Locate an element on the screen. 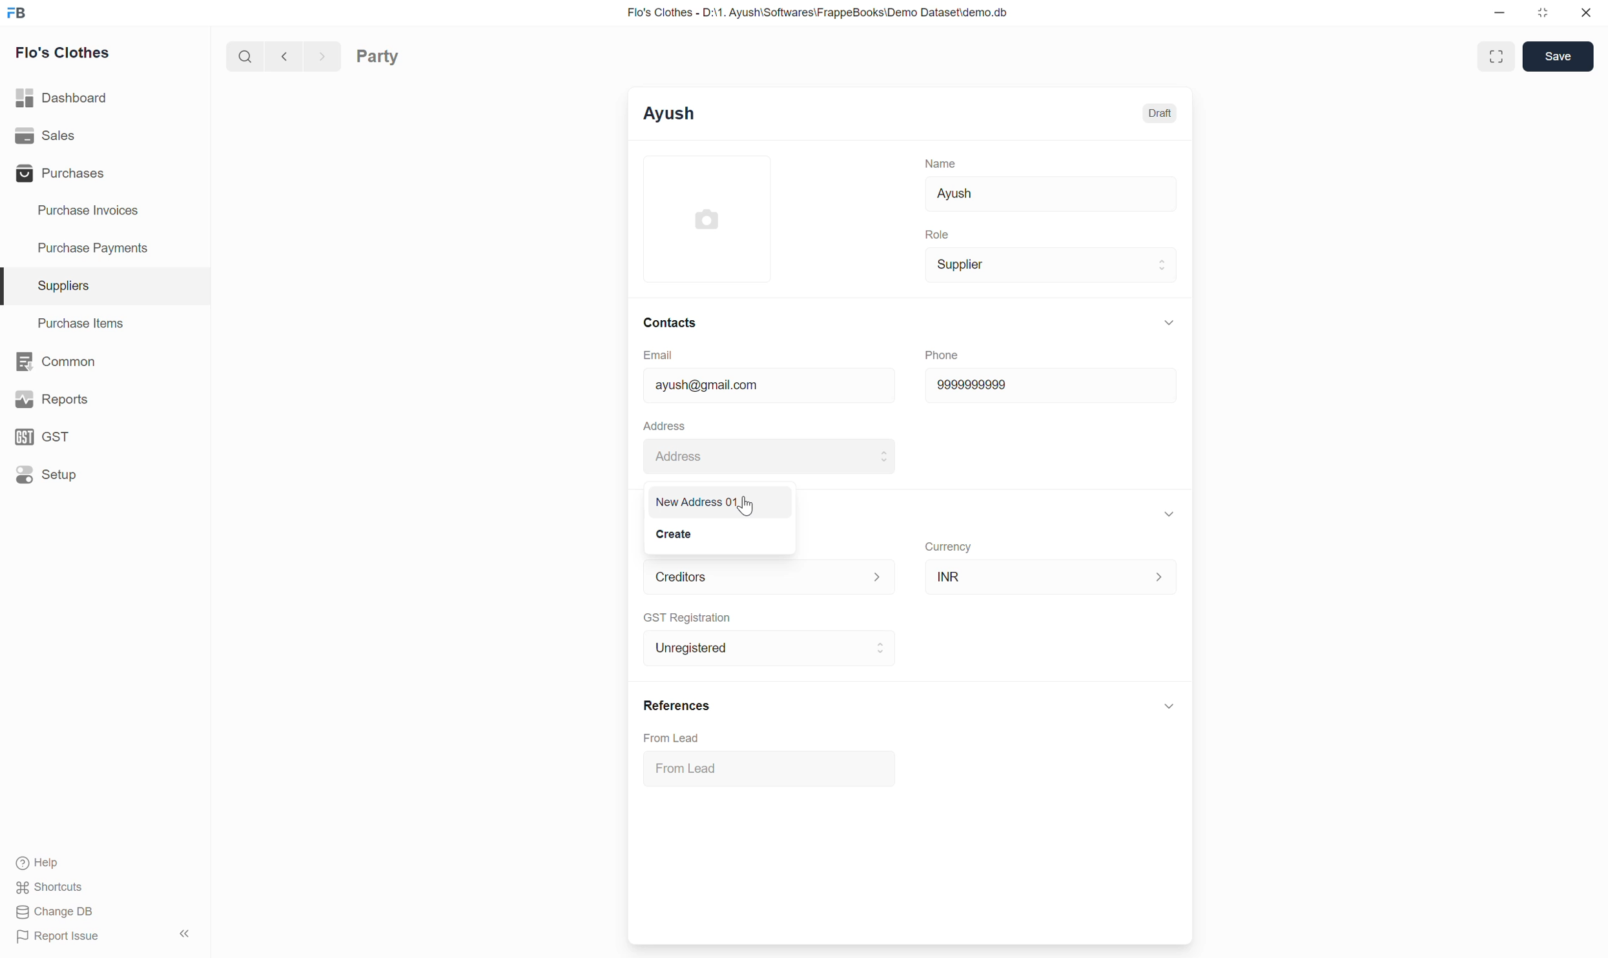 The height and width of the screenshot is (958, 1608). Flo's Clothes is located at coordinates (63, 52).